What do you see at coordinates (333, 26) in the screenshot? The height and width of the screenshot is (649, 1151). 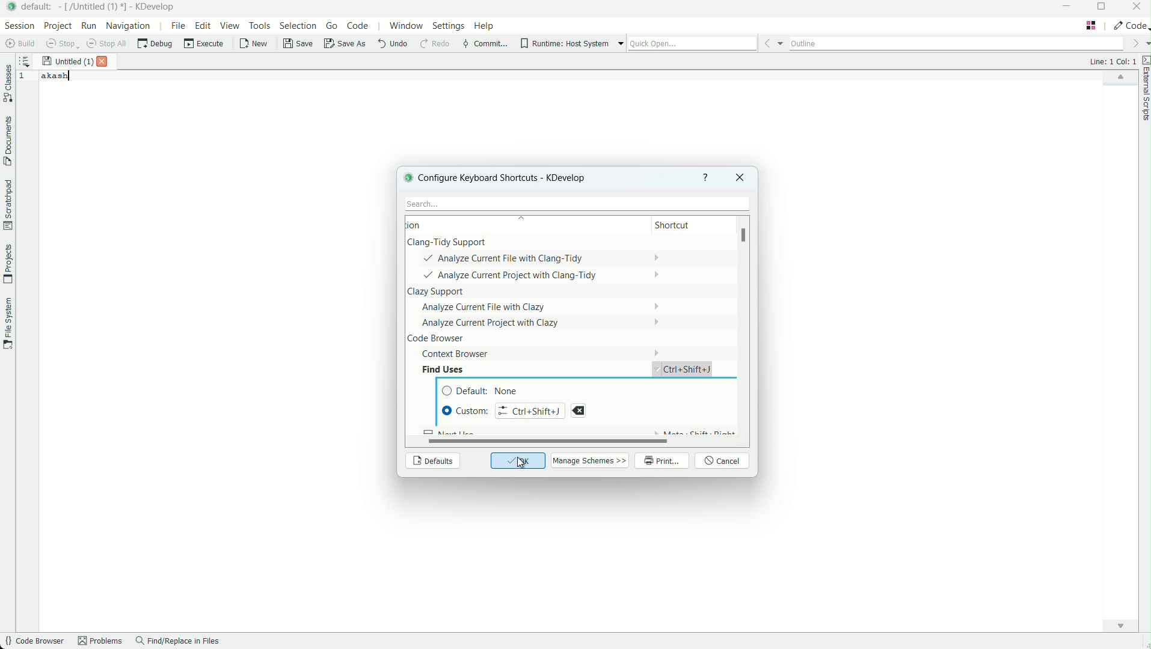 I see `go menu` at bounding box center [333, 26].